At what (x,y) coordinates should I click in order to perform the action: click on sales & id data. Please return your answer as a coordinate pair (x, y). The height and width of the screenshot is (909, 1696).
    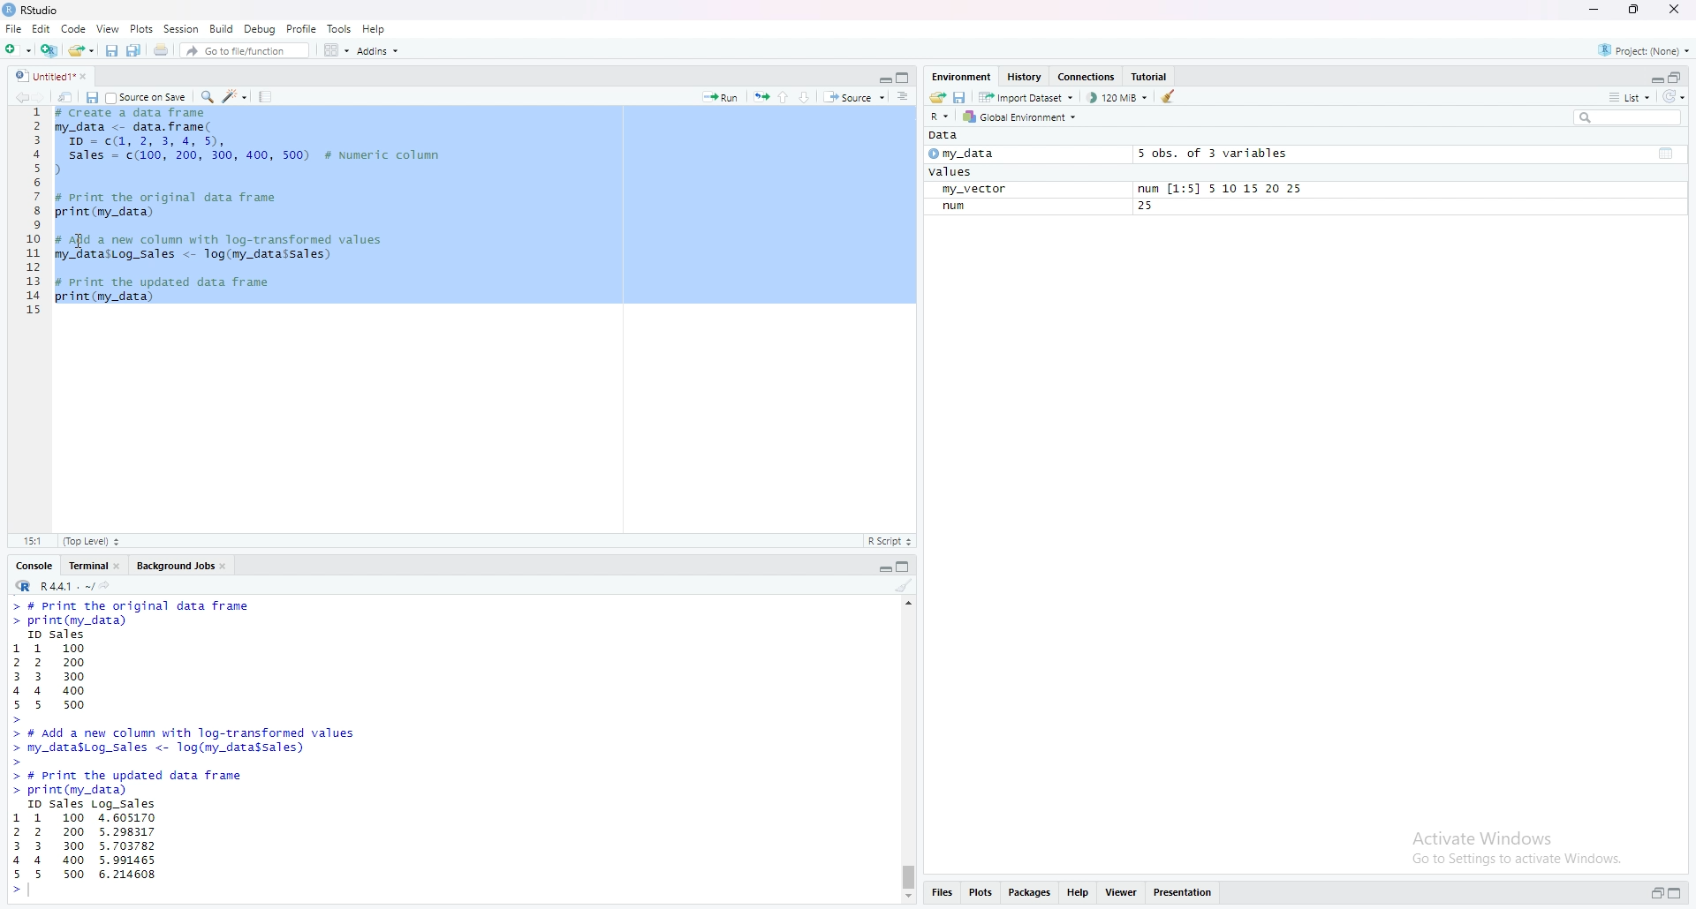
    Looking at the image, I should click on (54, 669).